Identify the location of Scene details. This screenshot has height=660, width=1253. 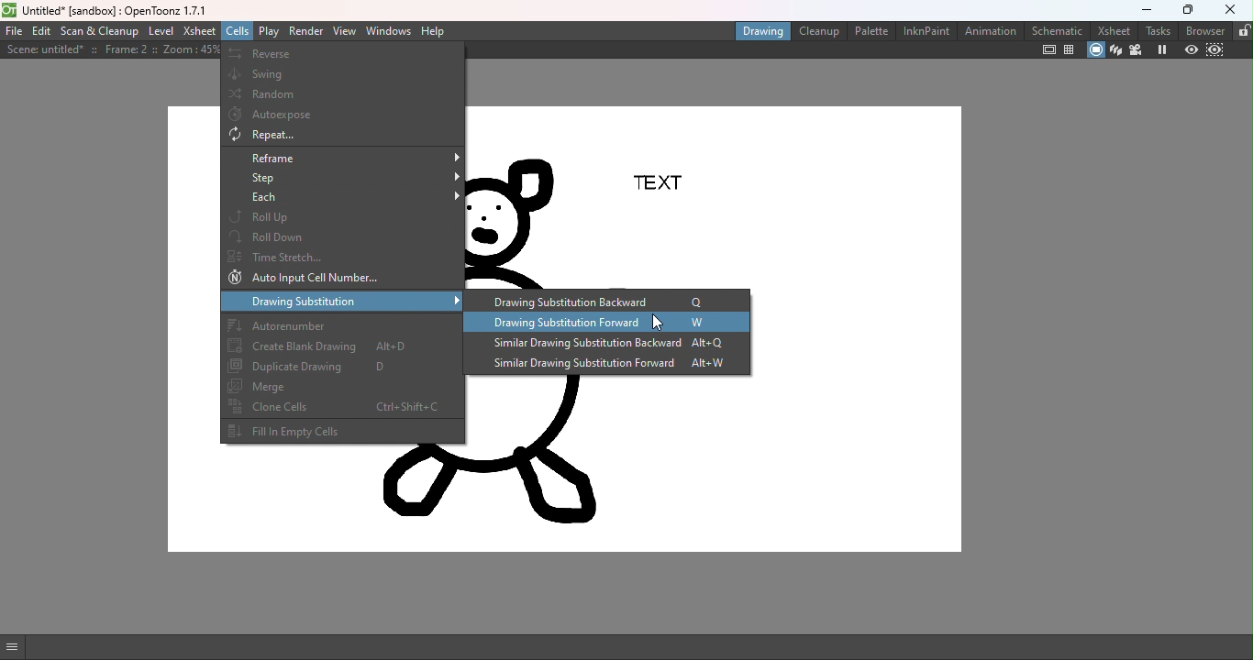
(110, 50).